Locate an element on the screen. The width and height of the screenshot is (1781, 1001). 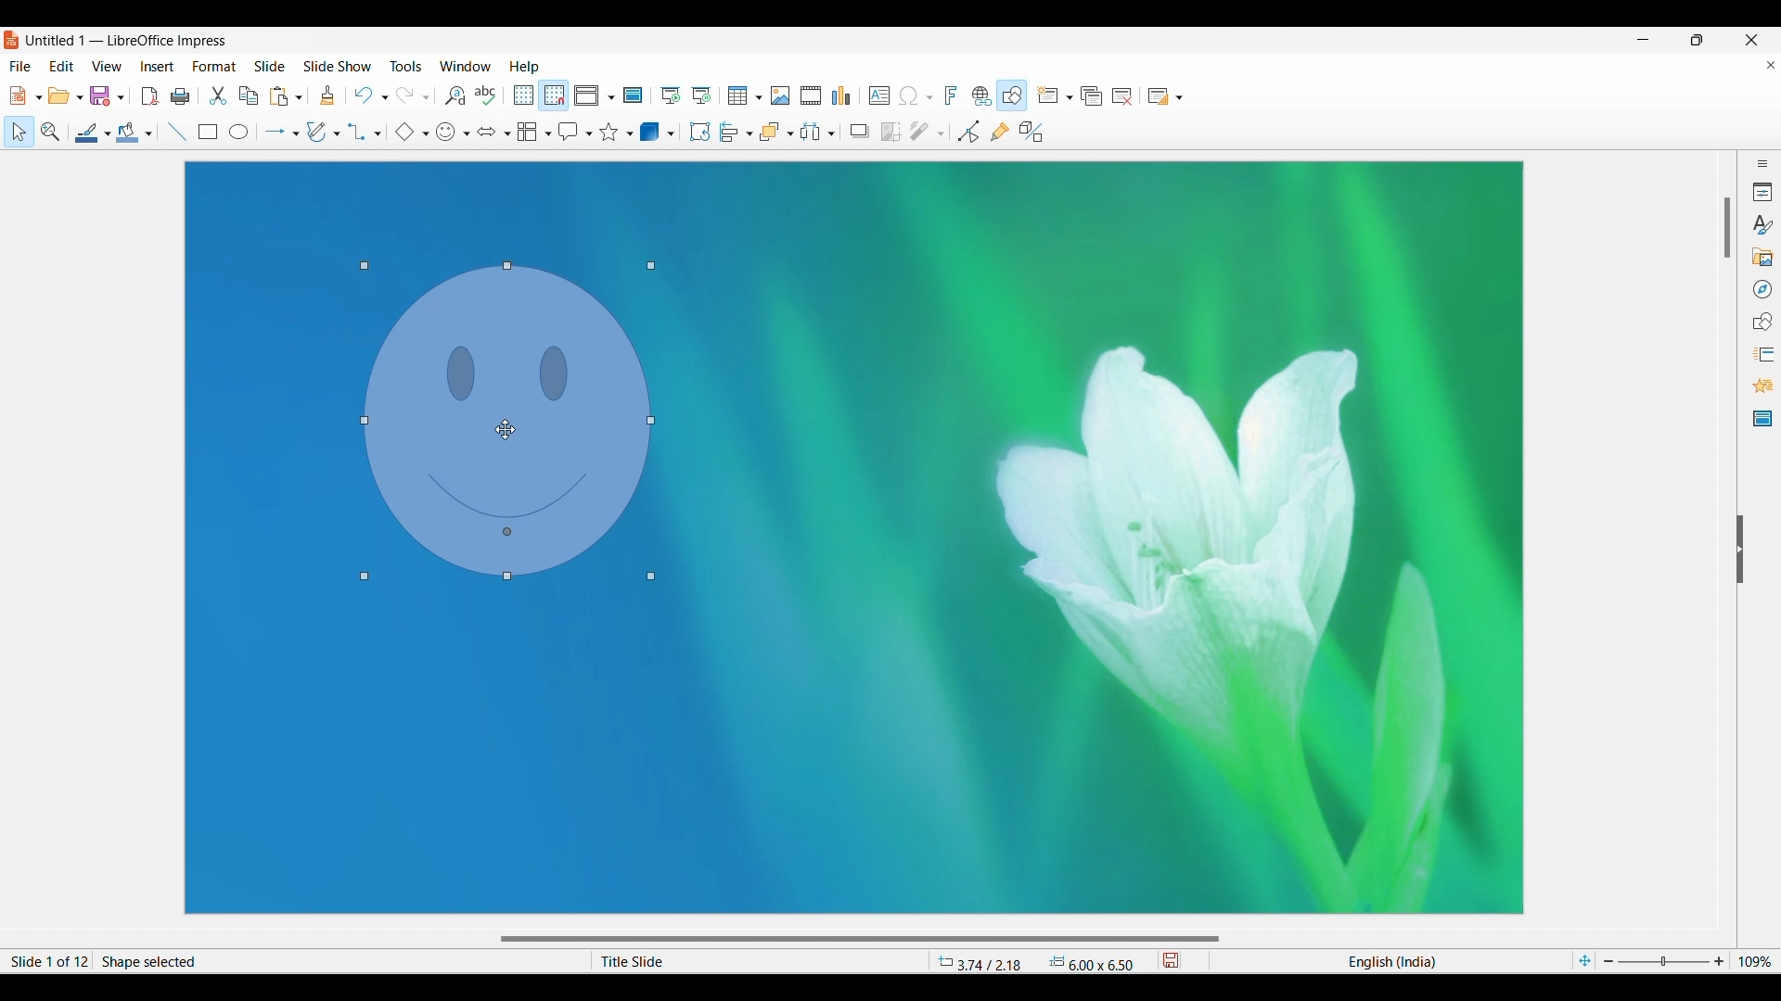
Snap to grid is located at coordinates (554, 96).